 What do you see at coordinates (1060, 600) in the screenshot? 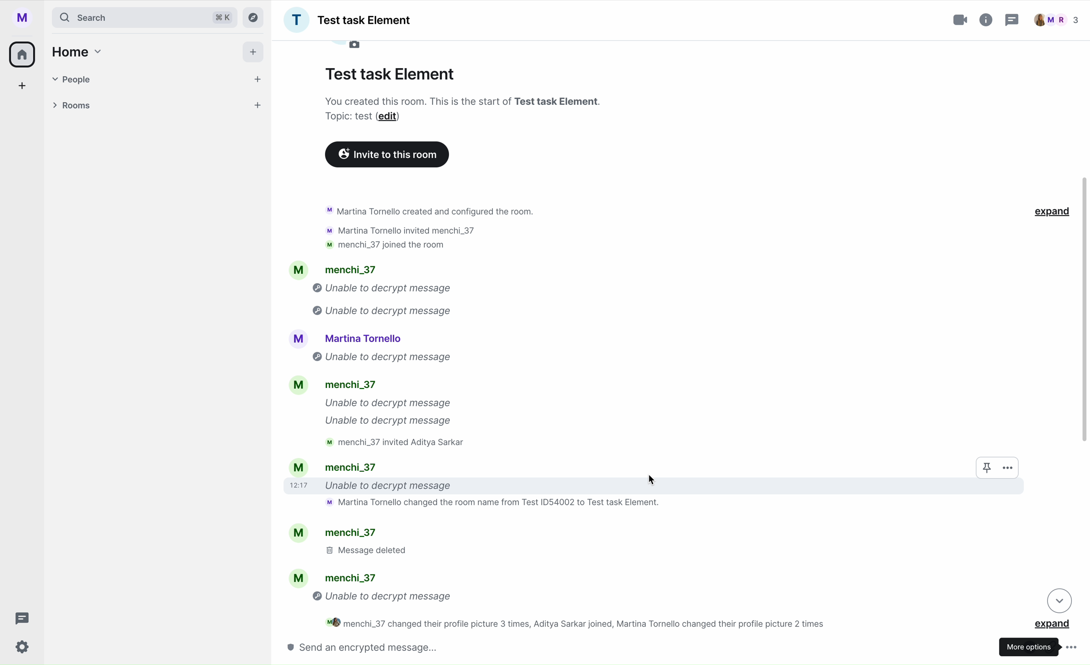
I see `dropdown` at bounding box center [1060, 600].